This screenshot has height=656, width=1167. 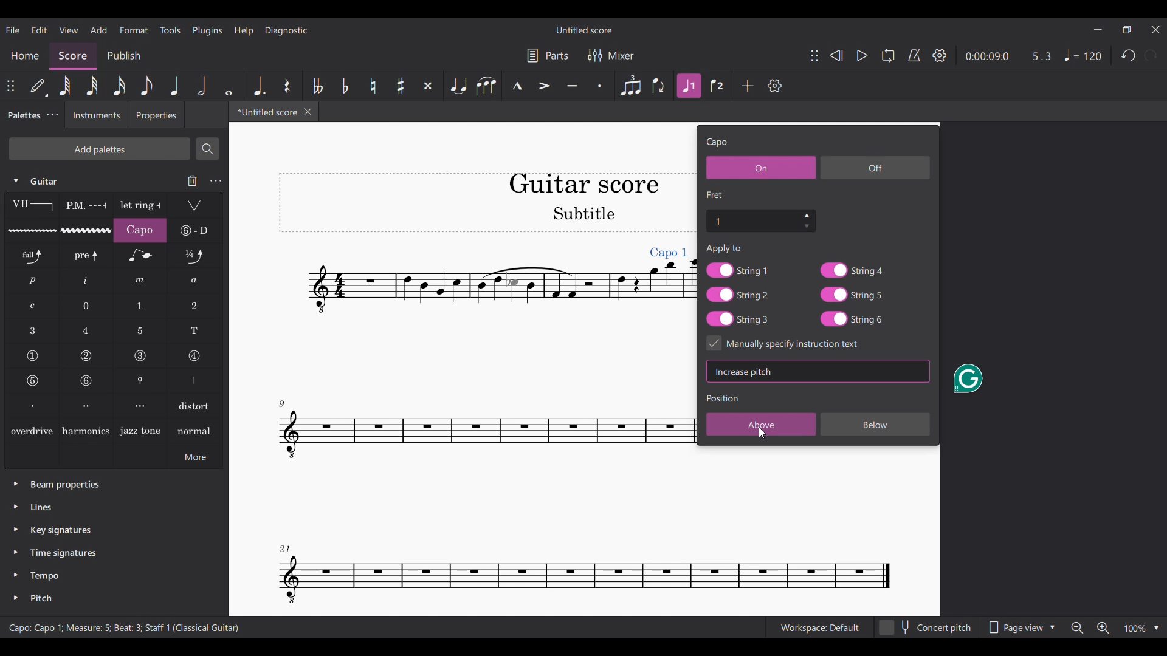 I want to click on Text typed in, so click(x=745, y=372).